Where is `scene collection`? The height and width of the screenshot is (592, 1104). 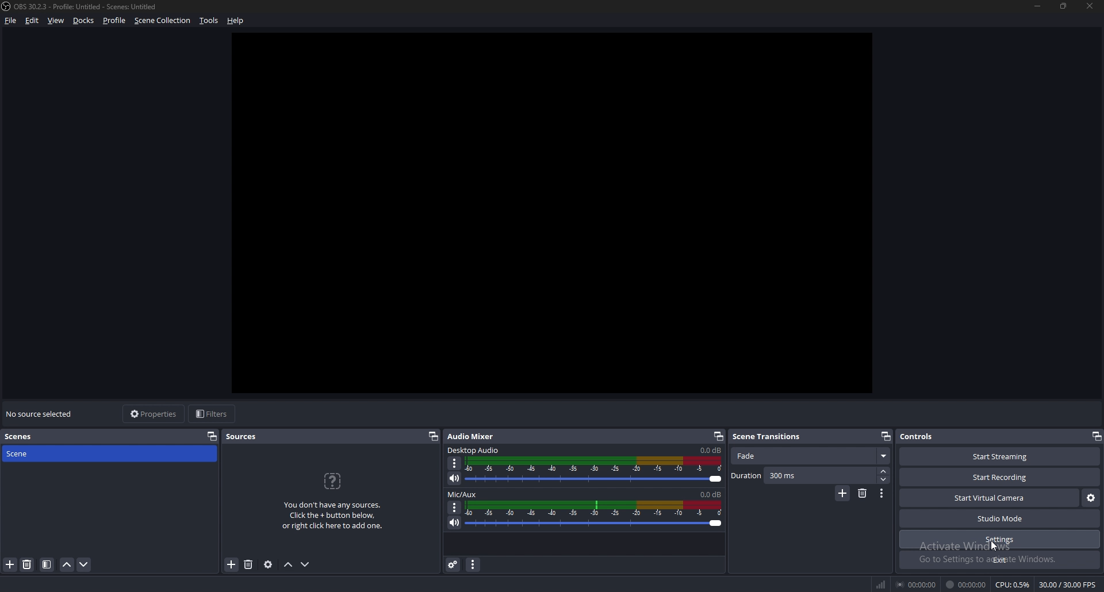 scene collection is located at coordinates (163, 20).